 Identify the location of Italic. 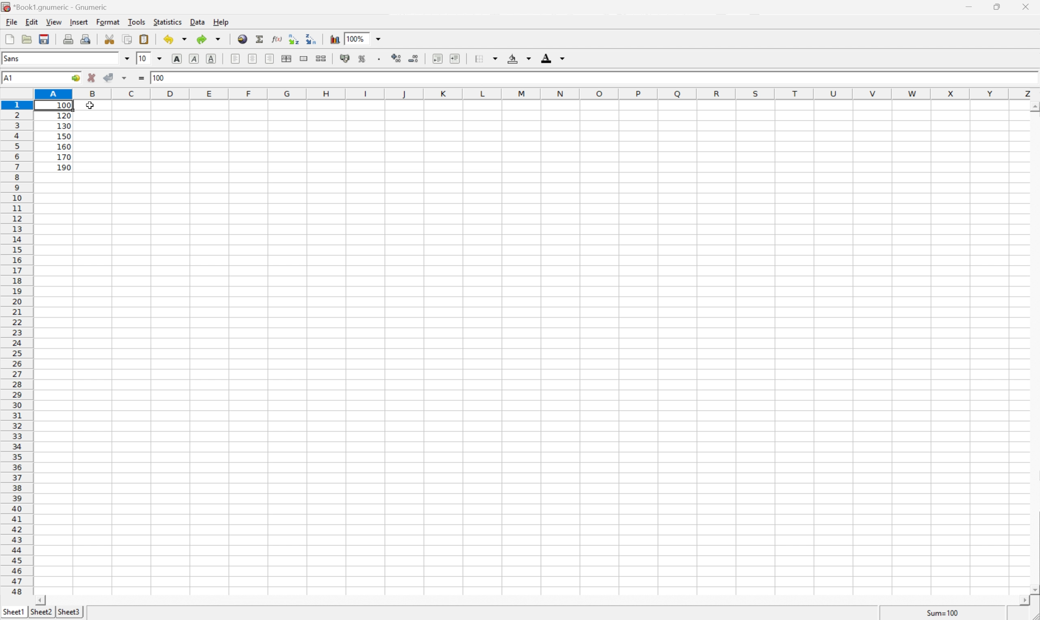
(193, 59).